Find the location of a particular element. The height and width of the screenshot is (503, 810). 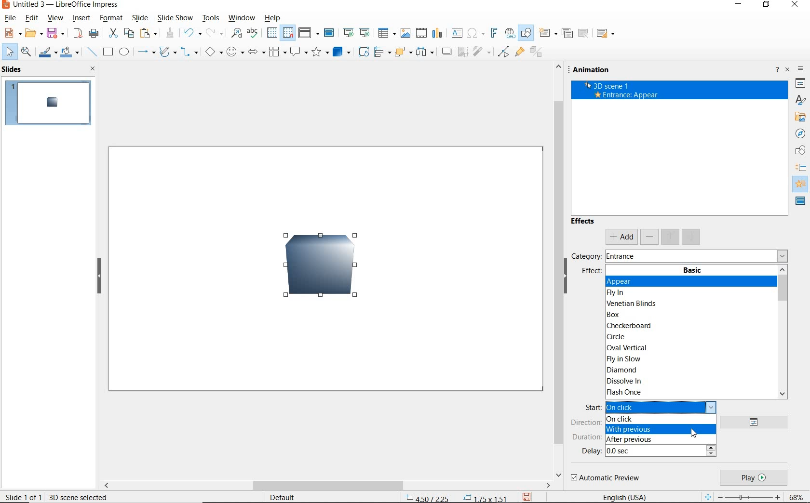

callout shapes is located at coordinates (298, 52).